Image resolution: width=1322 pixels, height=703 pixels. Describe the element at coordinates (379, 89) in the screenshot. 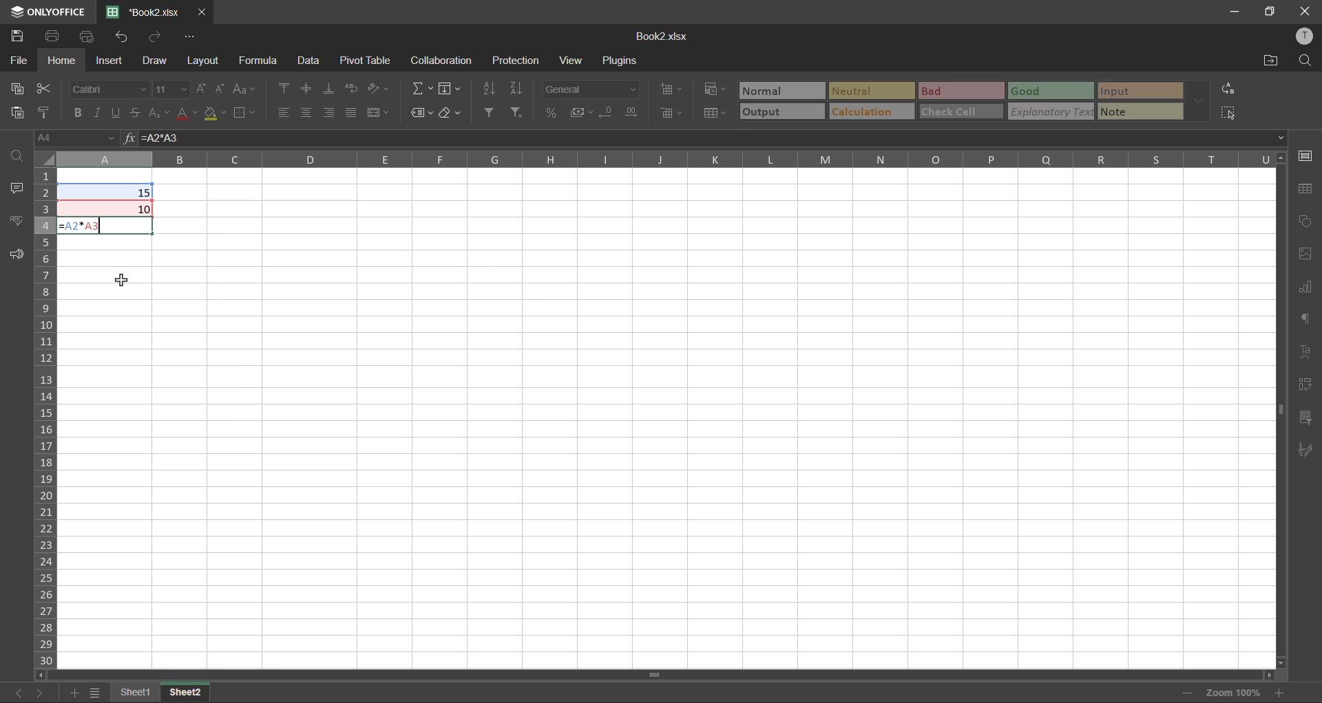

I see `orientation` at that location.